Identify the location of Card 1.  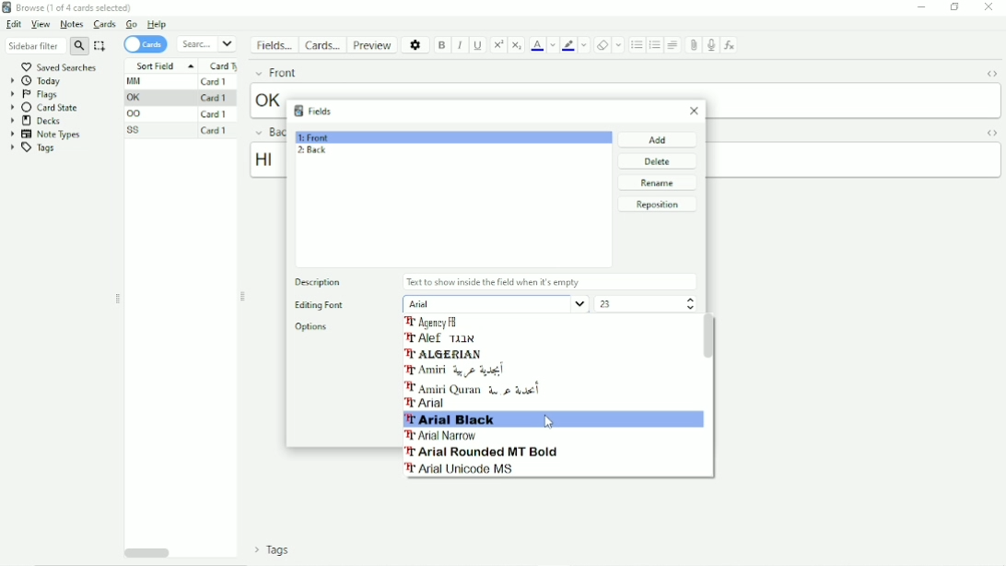
(216, 81).